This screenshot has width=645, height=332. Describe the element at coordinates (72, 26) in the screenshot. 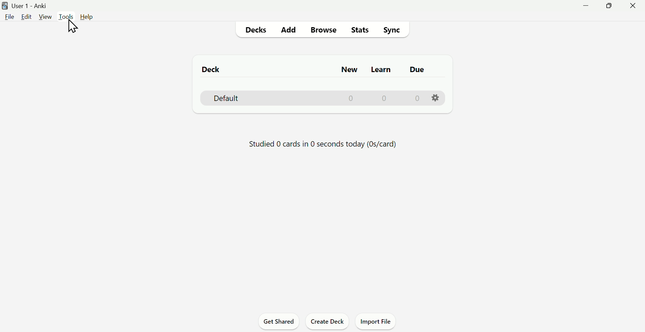

I see `Cursor` at that location.